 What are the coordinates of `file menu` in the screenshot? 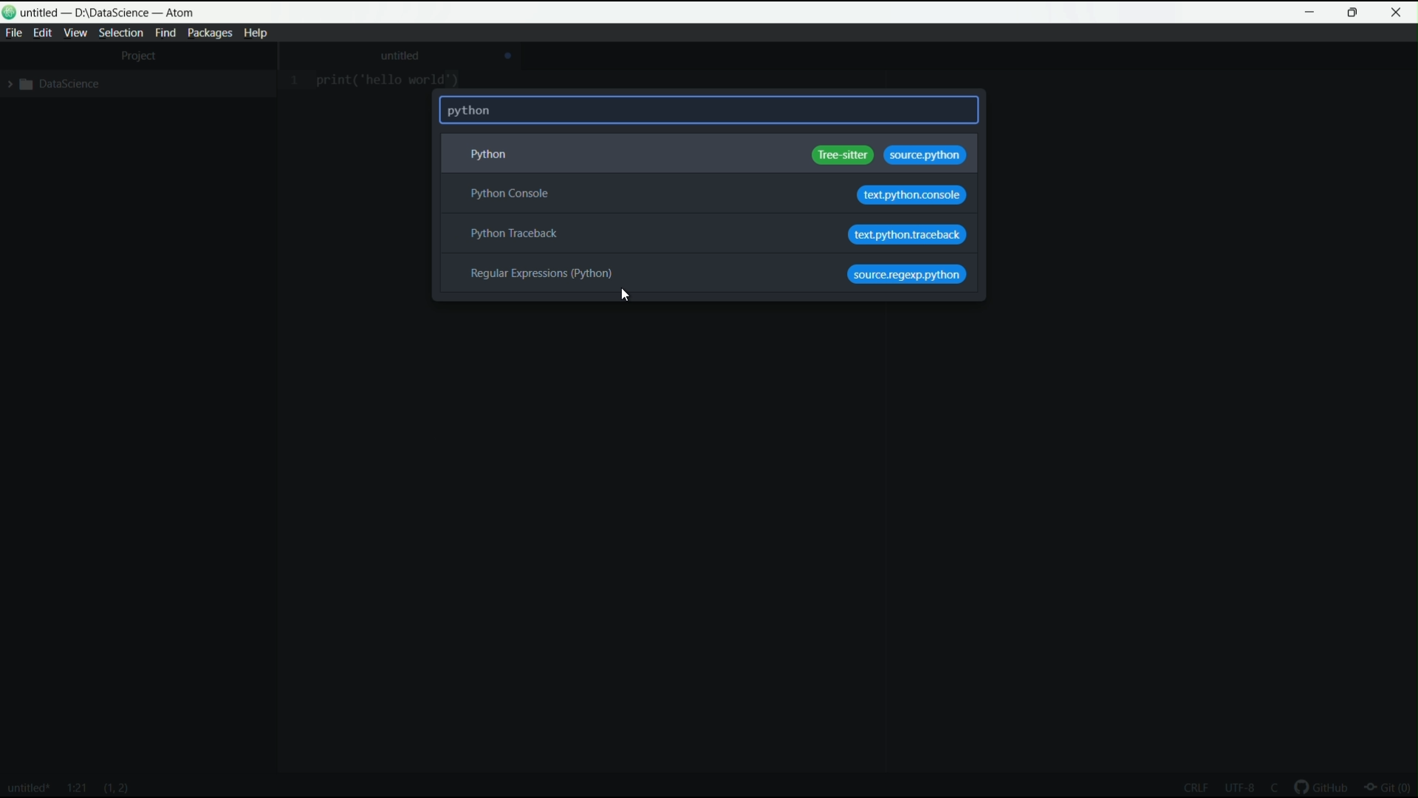 It's located at (13, 33).